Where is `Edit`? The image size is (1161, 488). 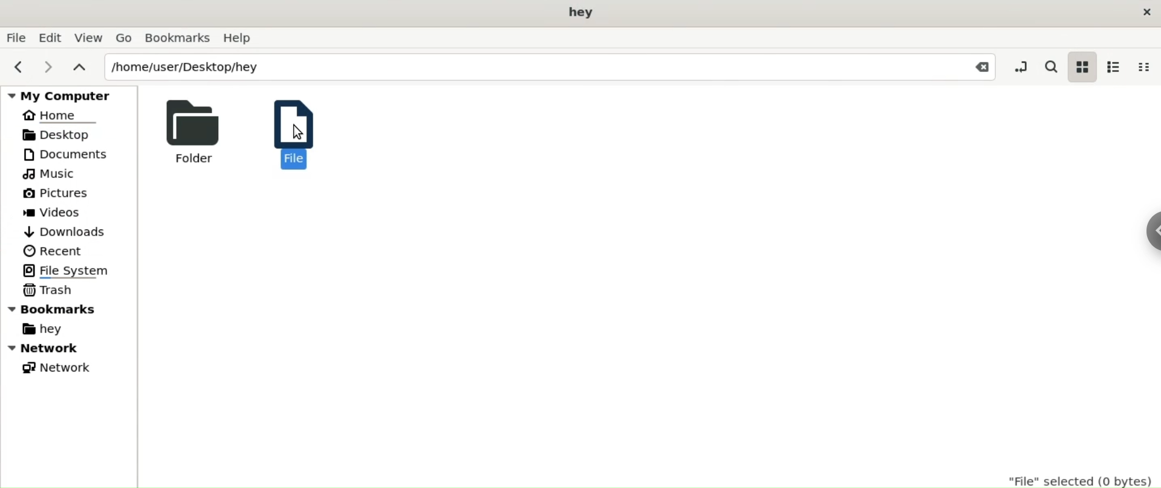
Edit is located at coordinates (51, 37).